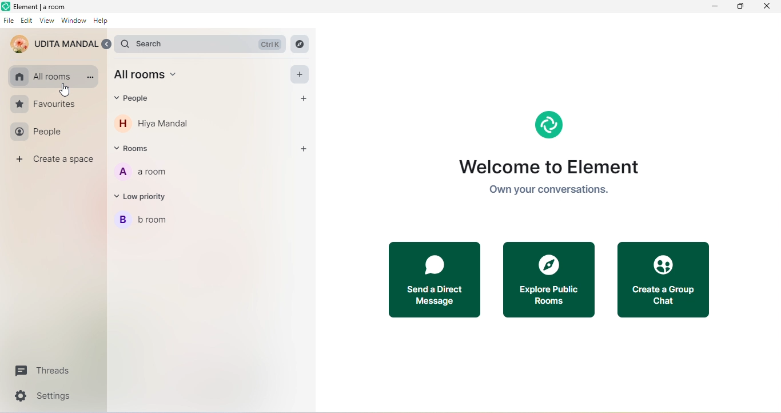 The image size is (781, 413). Describe the element at coordinates (53, 43) in the screenshot. I see `UDITA MANDAL` at that location.